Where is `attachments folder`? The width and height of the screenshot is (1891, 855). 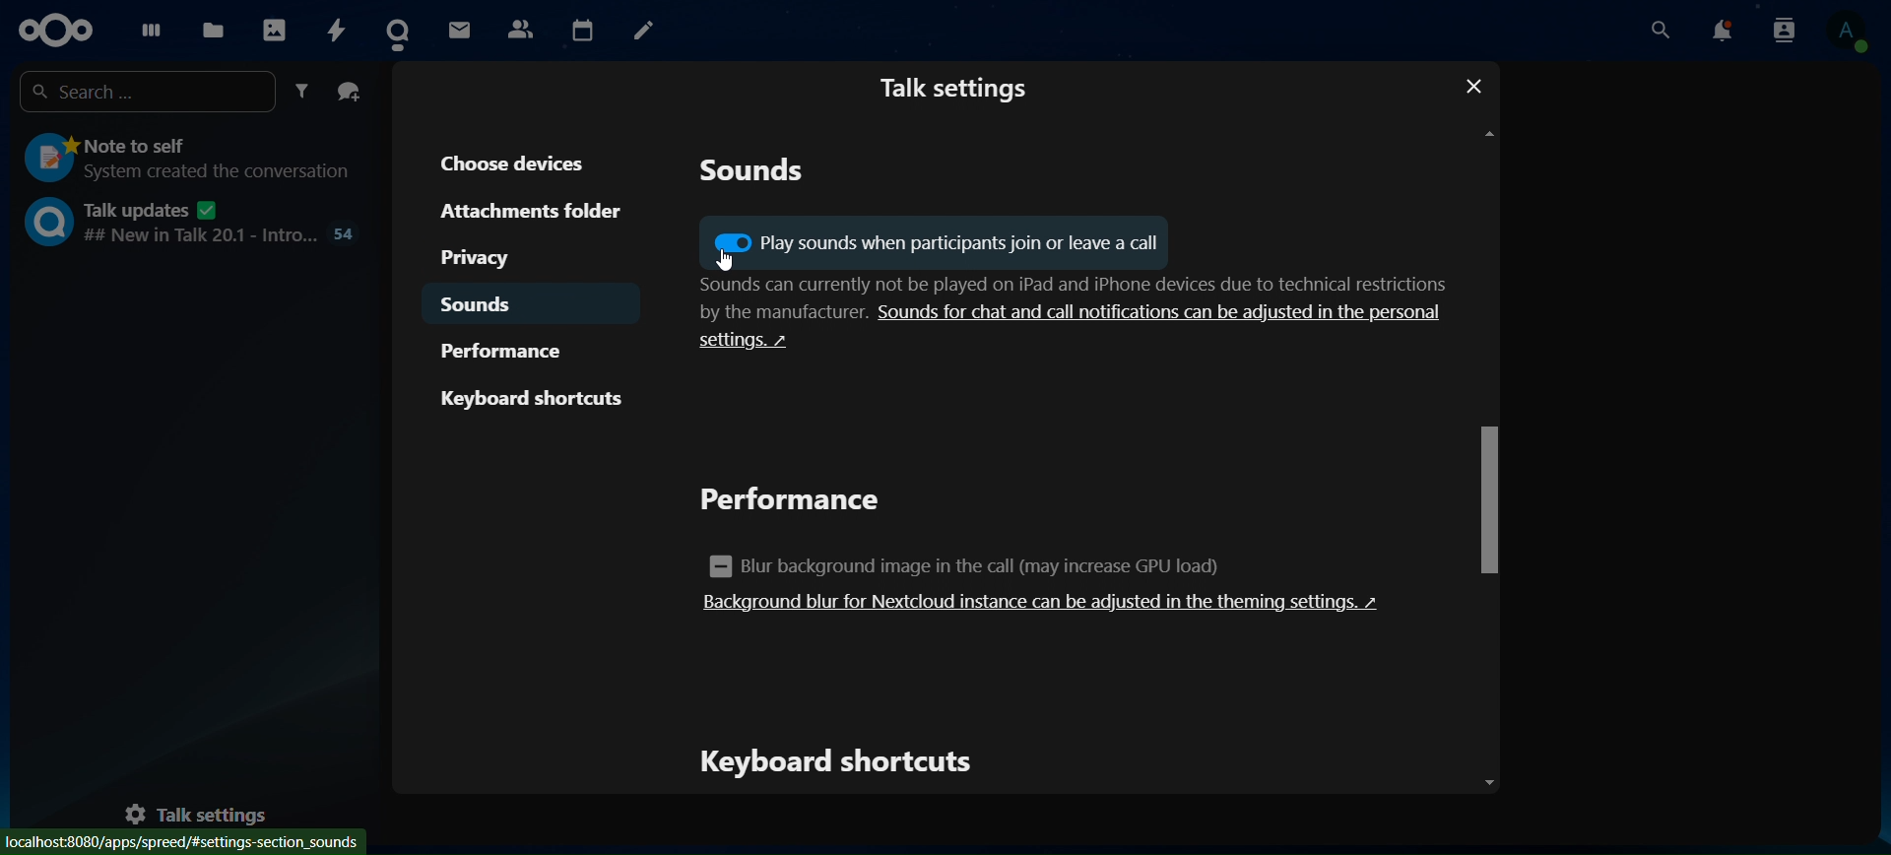 attachments folder is located at coordinates (531, 212).